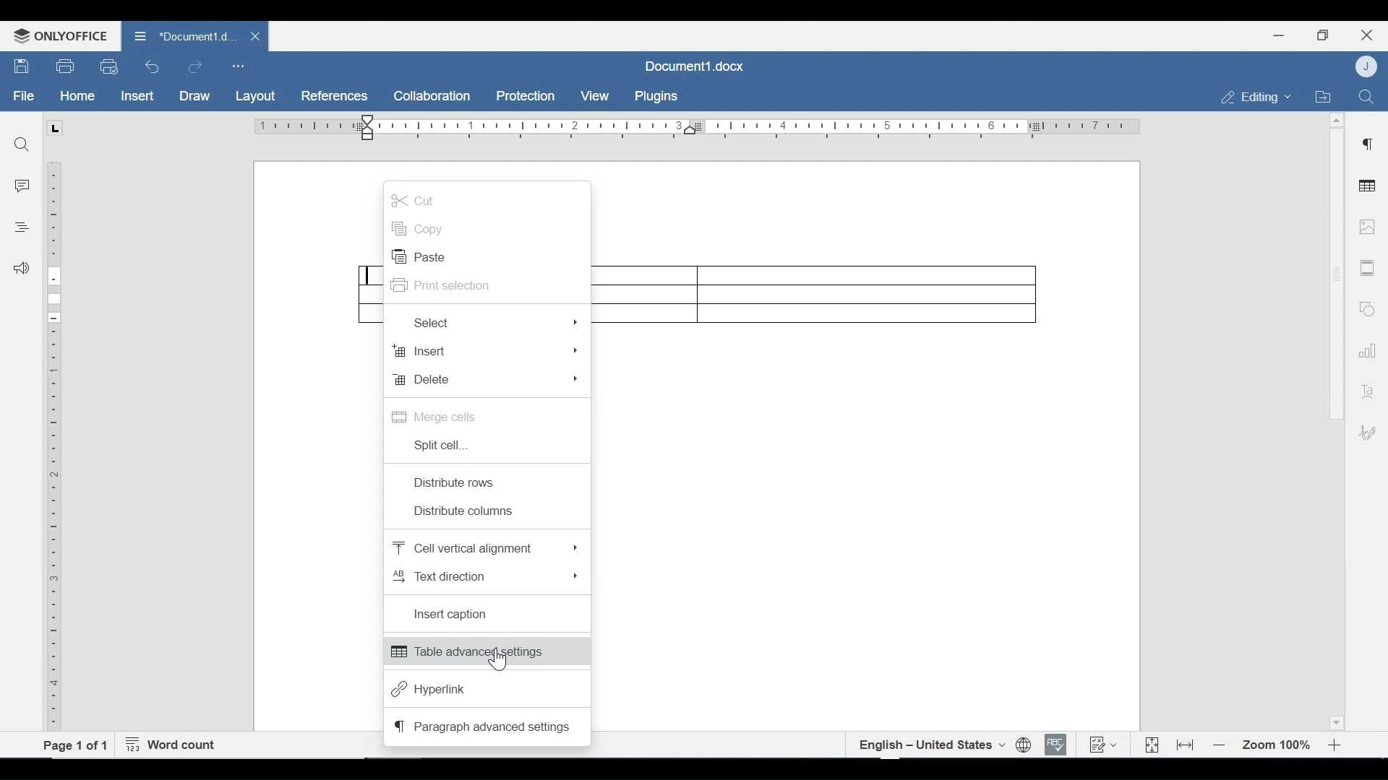  I want to click on Page 1 of 1, so click(76, 745).